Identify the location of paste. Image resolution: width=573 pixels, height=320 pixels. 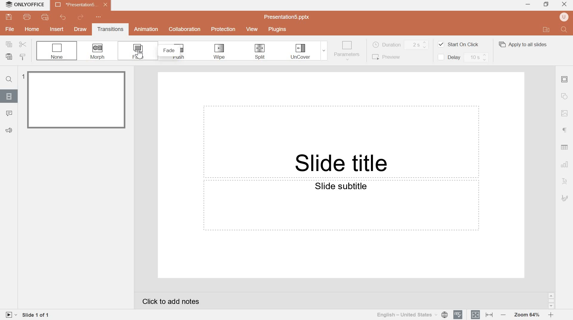
(9, 57).